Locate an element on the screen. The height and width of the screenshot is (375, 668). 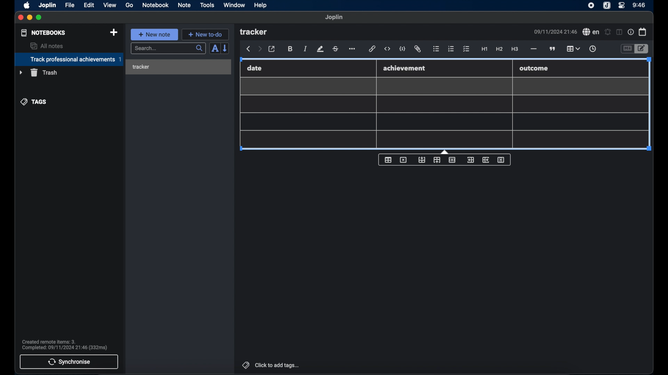
time is located at coordinates (639, 5).